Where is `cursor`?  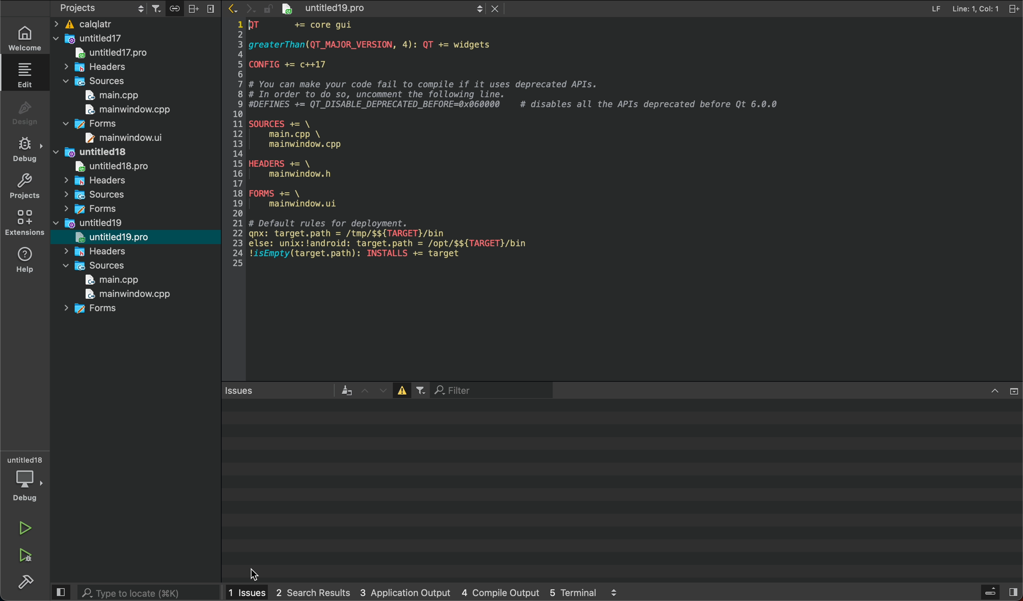
cursor is located at coordinates (255, 576).